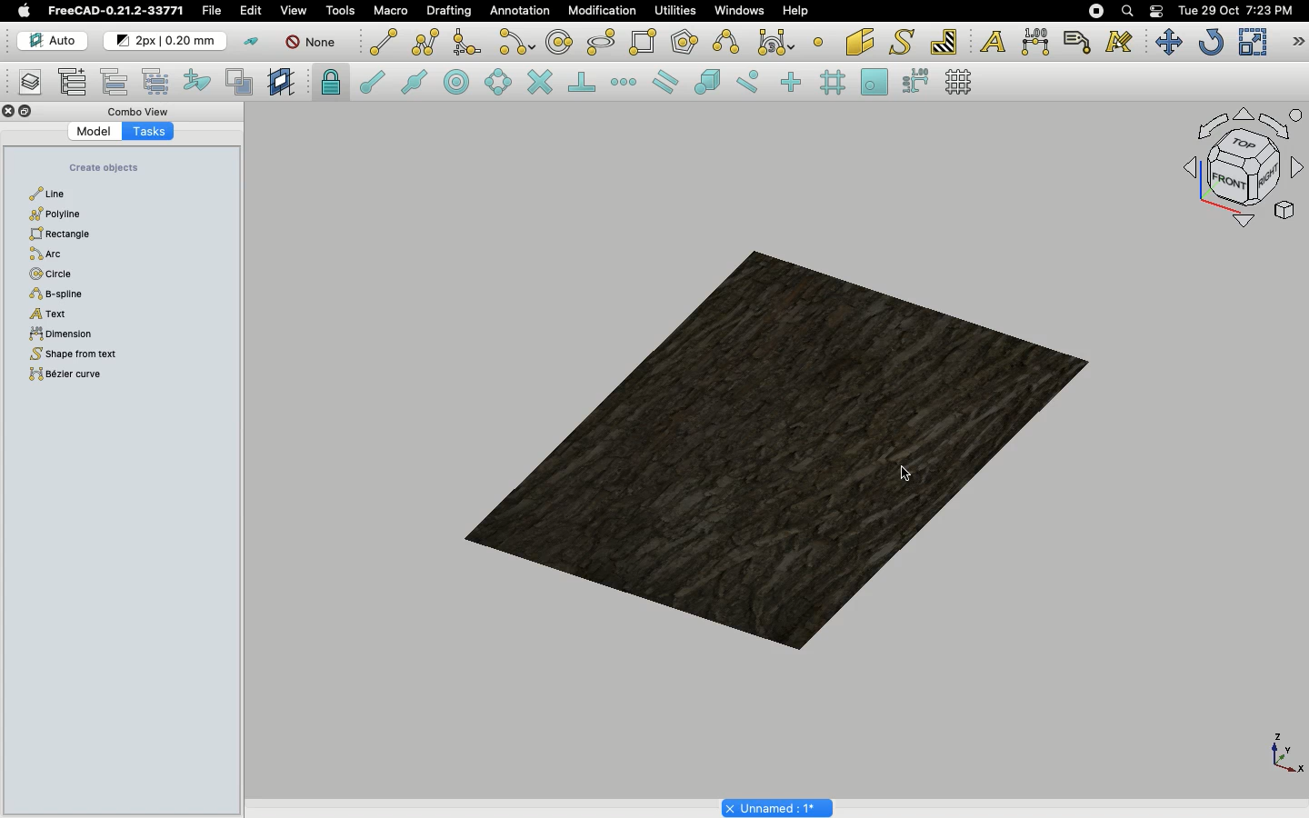  What do you see at coordinates (747, 83) in the screenshot?
I see `Snap near` at bounding box center [747, 83].